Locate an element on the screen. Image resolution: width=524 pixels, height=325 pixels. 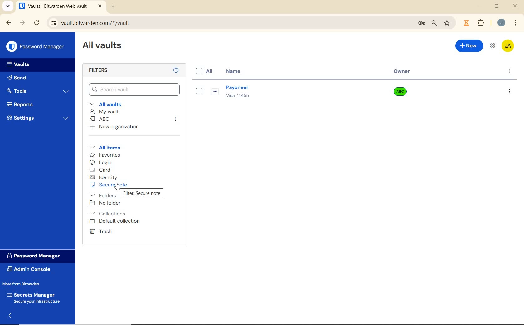
Settings is located at coordinates (37, 118).